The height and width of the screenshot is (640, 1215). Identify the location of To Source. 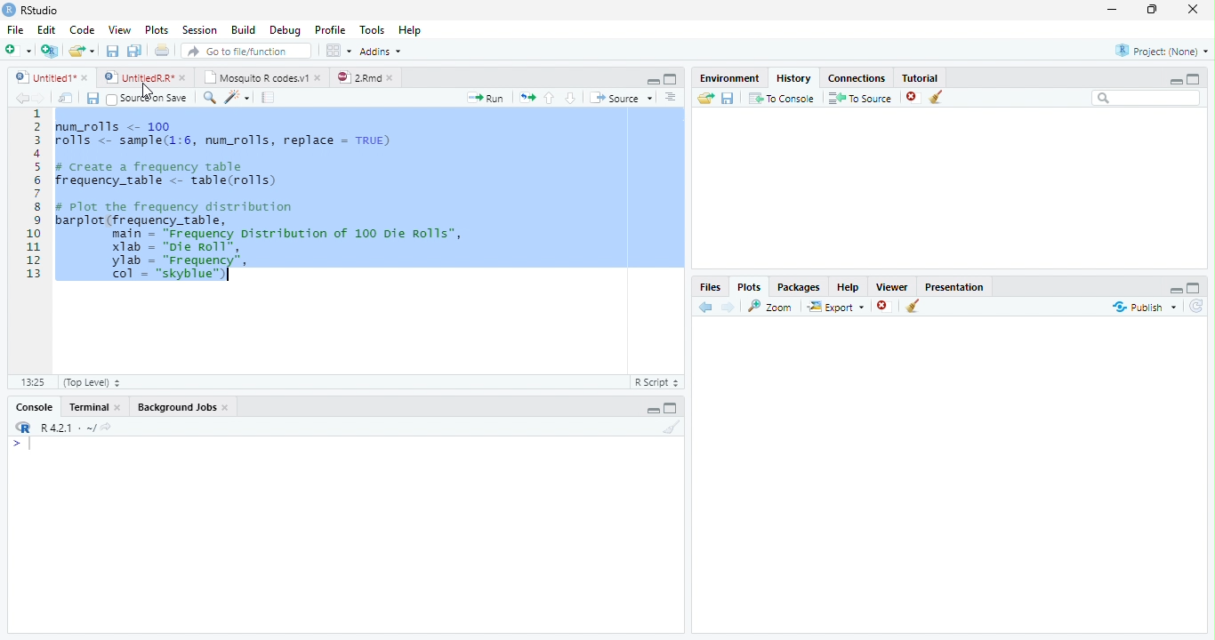
(860, 98).